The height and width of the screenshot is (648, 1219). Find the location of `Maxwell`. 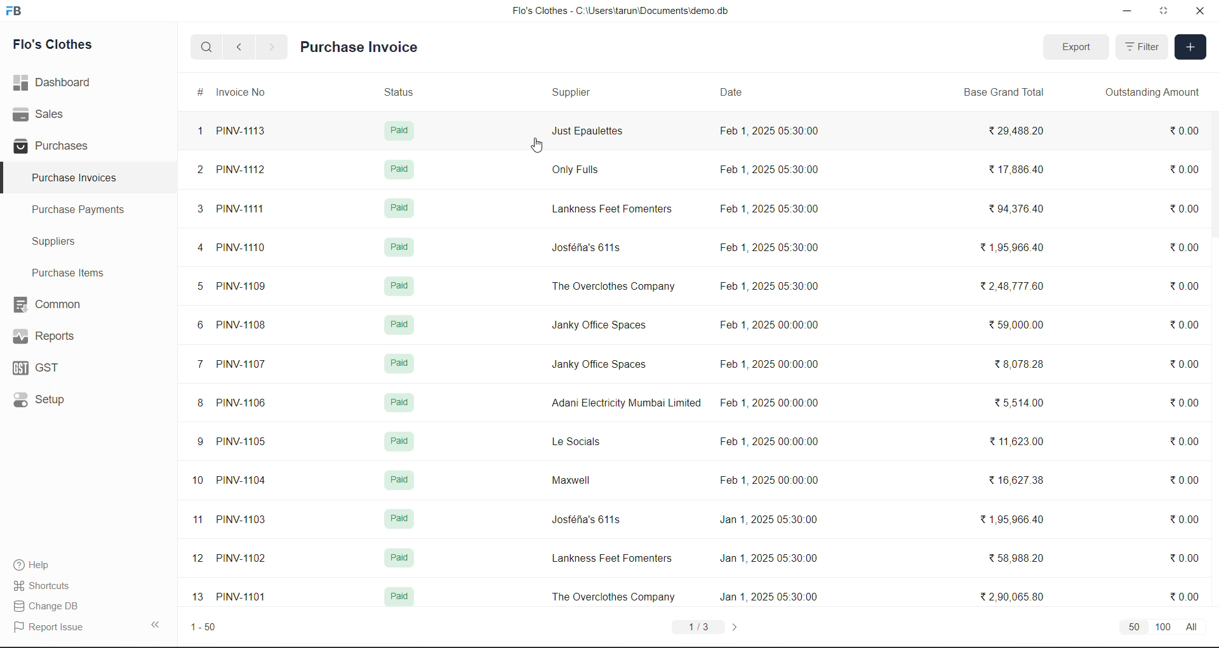

Maxwell is located at coordinates (571, 479).